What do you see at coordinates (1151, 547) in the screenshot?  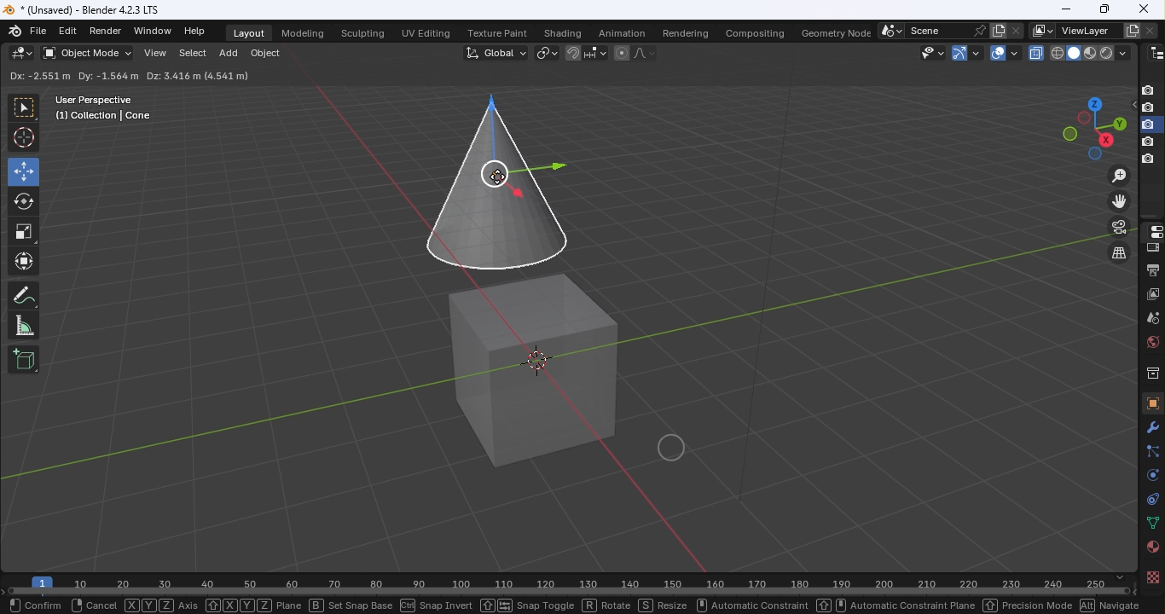 I see `Material` at bounding box center [1151, 547].